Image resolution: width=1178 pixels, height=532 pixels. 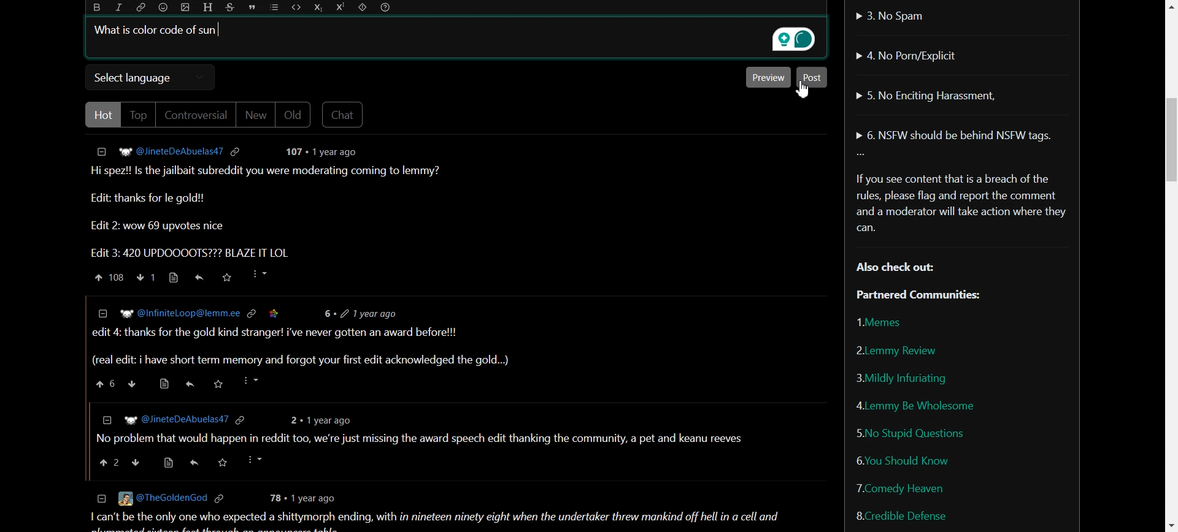 I want to click on post details, so click(x=323, y=153).